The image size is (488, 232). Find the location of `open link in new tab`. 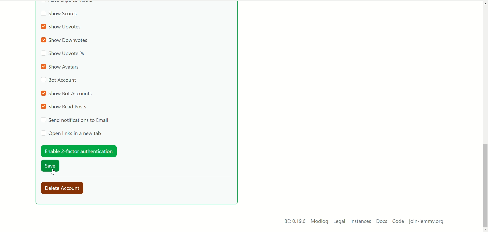

open link in new tab is located at coordinates (71, 134).